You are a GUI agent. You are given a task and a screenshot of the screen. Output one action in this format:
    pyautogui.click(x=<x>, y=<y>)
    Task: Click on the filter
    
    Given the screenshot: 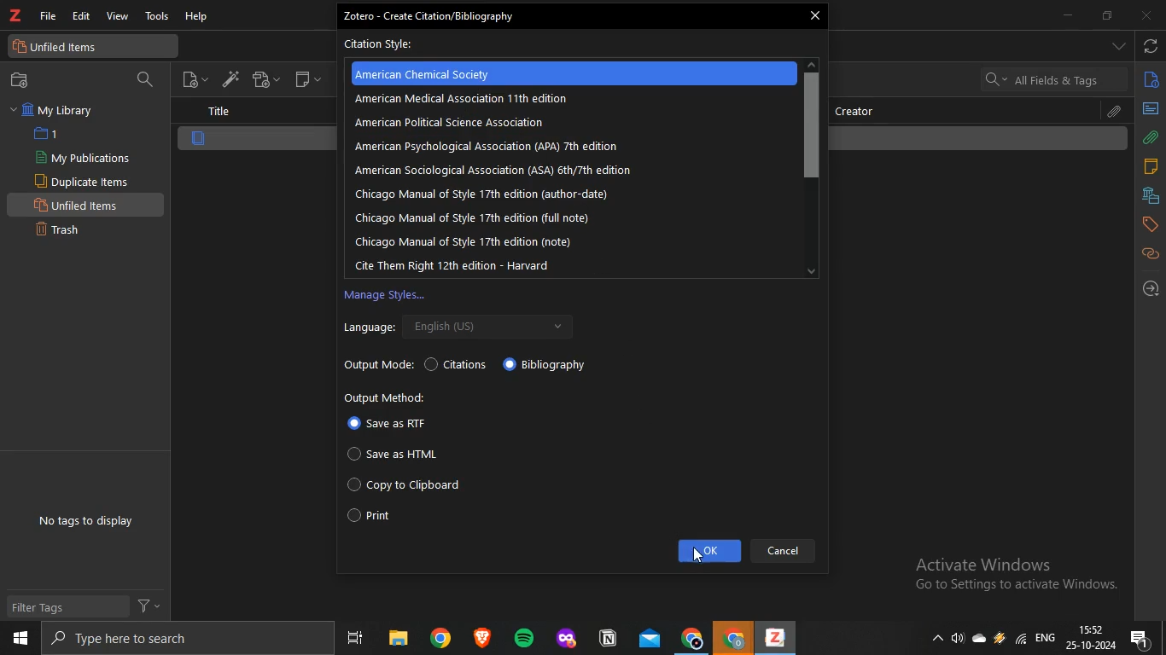 What is the action you would take?
    pyautogui.click(x=151, y=605)
    